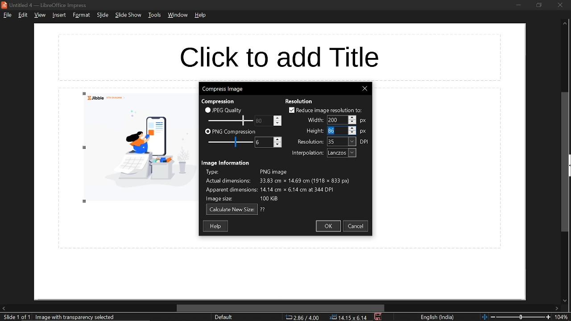 This screenshot has width=571, height=321. Describe the element at coordinates (364, 121) in the screenshot. I see `width unit: px` at that location.